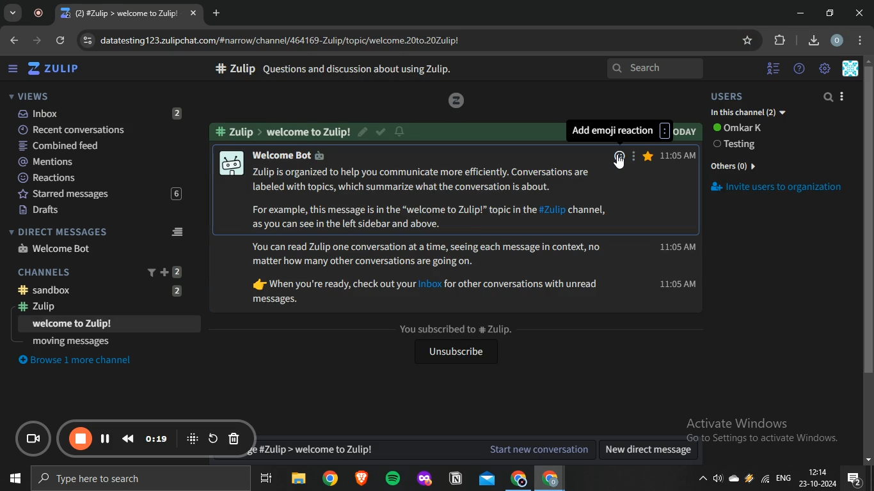  What do you see at coordinates (13, 13) in the screenshot?
I see `search tab` at bounding box center [13, 13].